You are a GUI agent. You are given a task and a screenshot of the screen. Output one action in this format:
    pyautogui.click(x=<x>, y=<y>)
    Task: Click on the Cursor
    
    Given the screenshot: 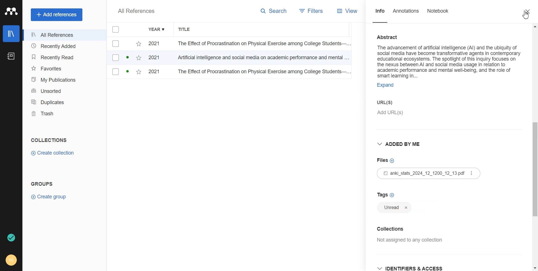 What is the action you would take?
    pyautogui.click(x=524, y=17)
    